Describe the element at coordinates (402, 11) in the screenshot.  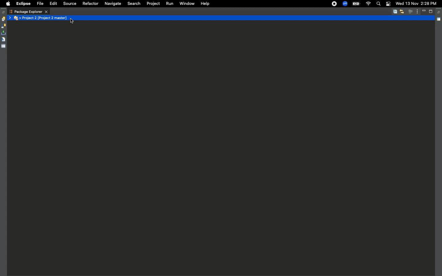
I see `Link with editor` at that location.